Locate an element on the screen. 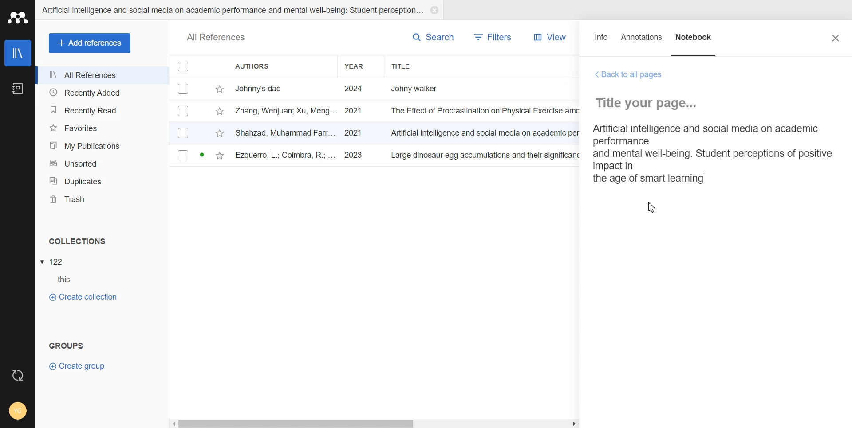  Notebook is located at coordinates (694, 41).